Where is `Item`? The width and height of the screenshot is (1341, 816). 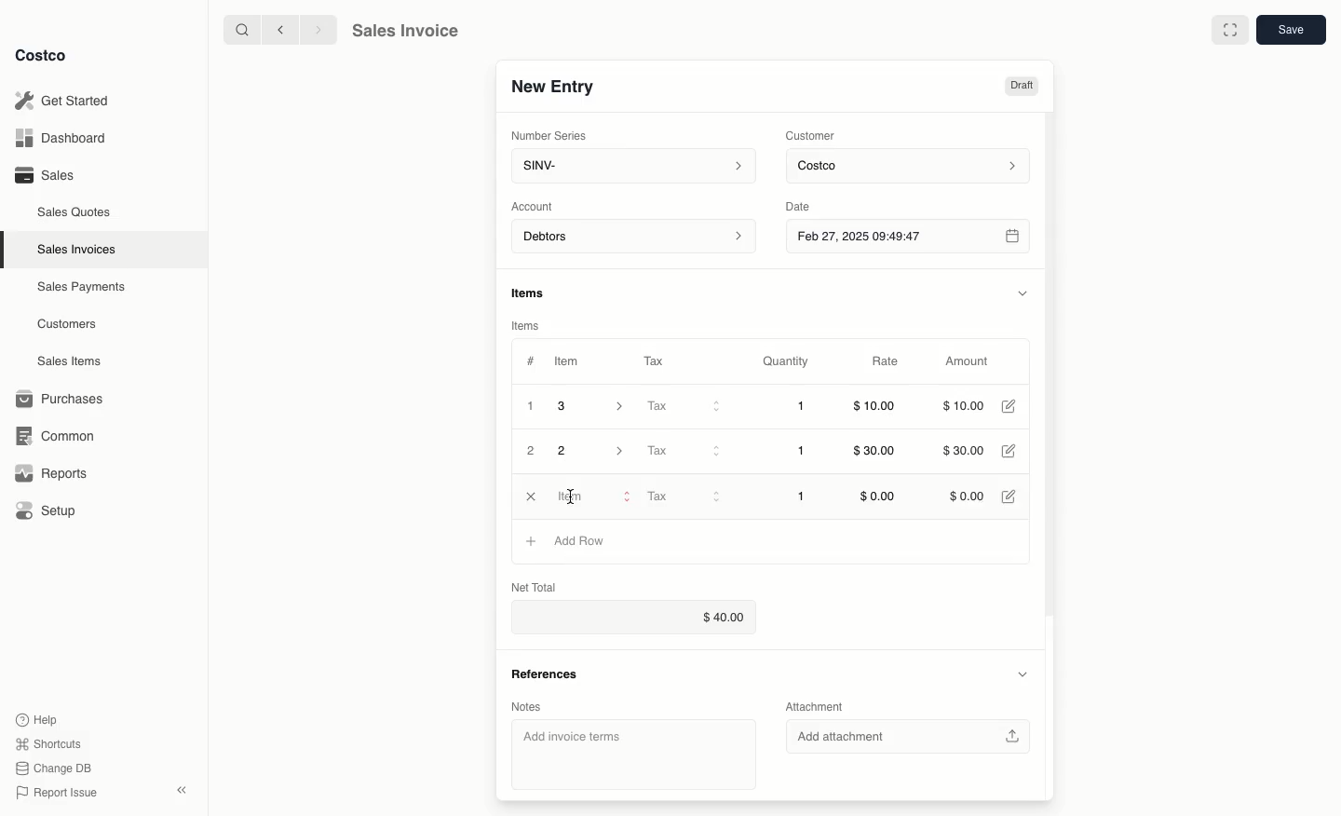
Item is located at coordinates (592, 496).